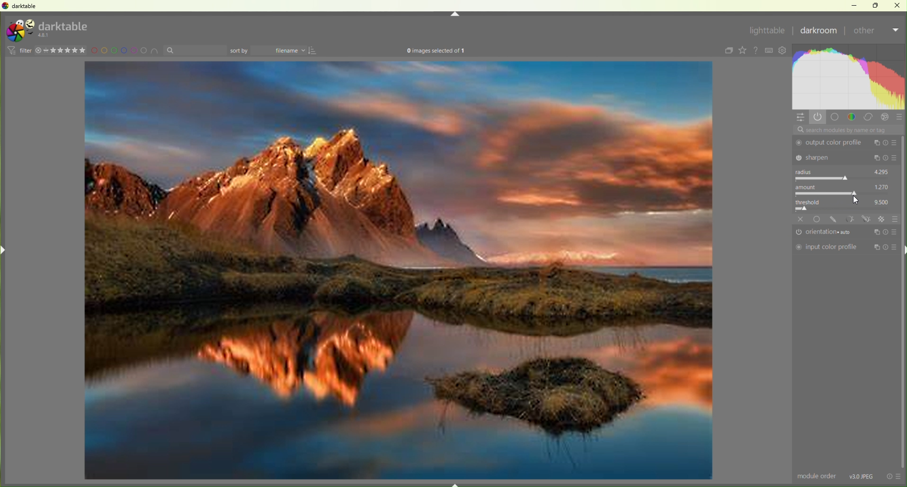 This screenshot has width=907, height=487. Describe the element at coordinates (399, 271) in the screenshot. I see `image` at that location.